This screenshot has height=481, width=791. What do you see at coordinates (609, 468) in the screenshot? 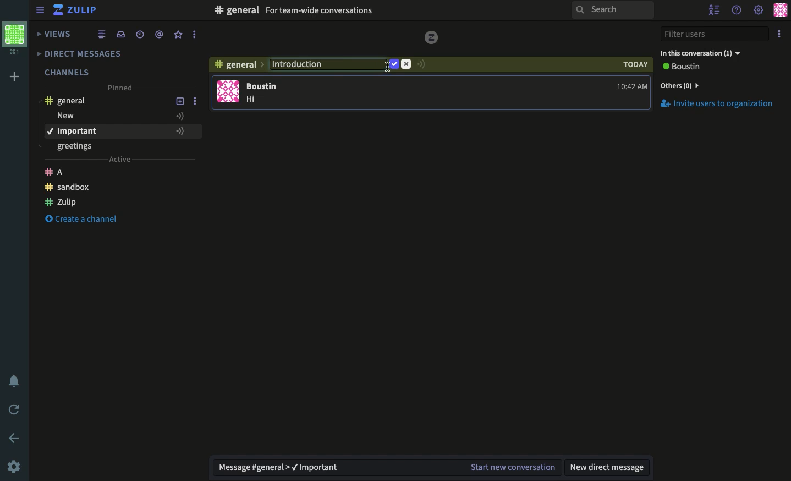
I see `New DM` at bounding box center [609, 468].